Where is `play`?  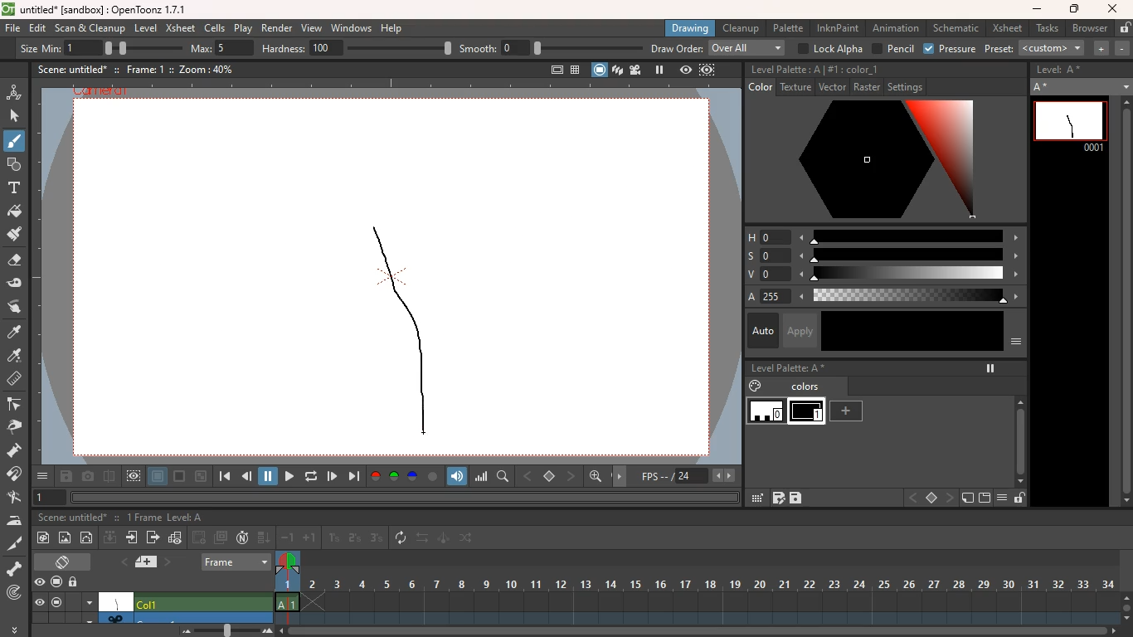
play is located at coordinates (333, 475).